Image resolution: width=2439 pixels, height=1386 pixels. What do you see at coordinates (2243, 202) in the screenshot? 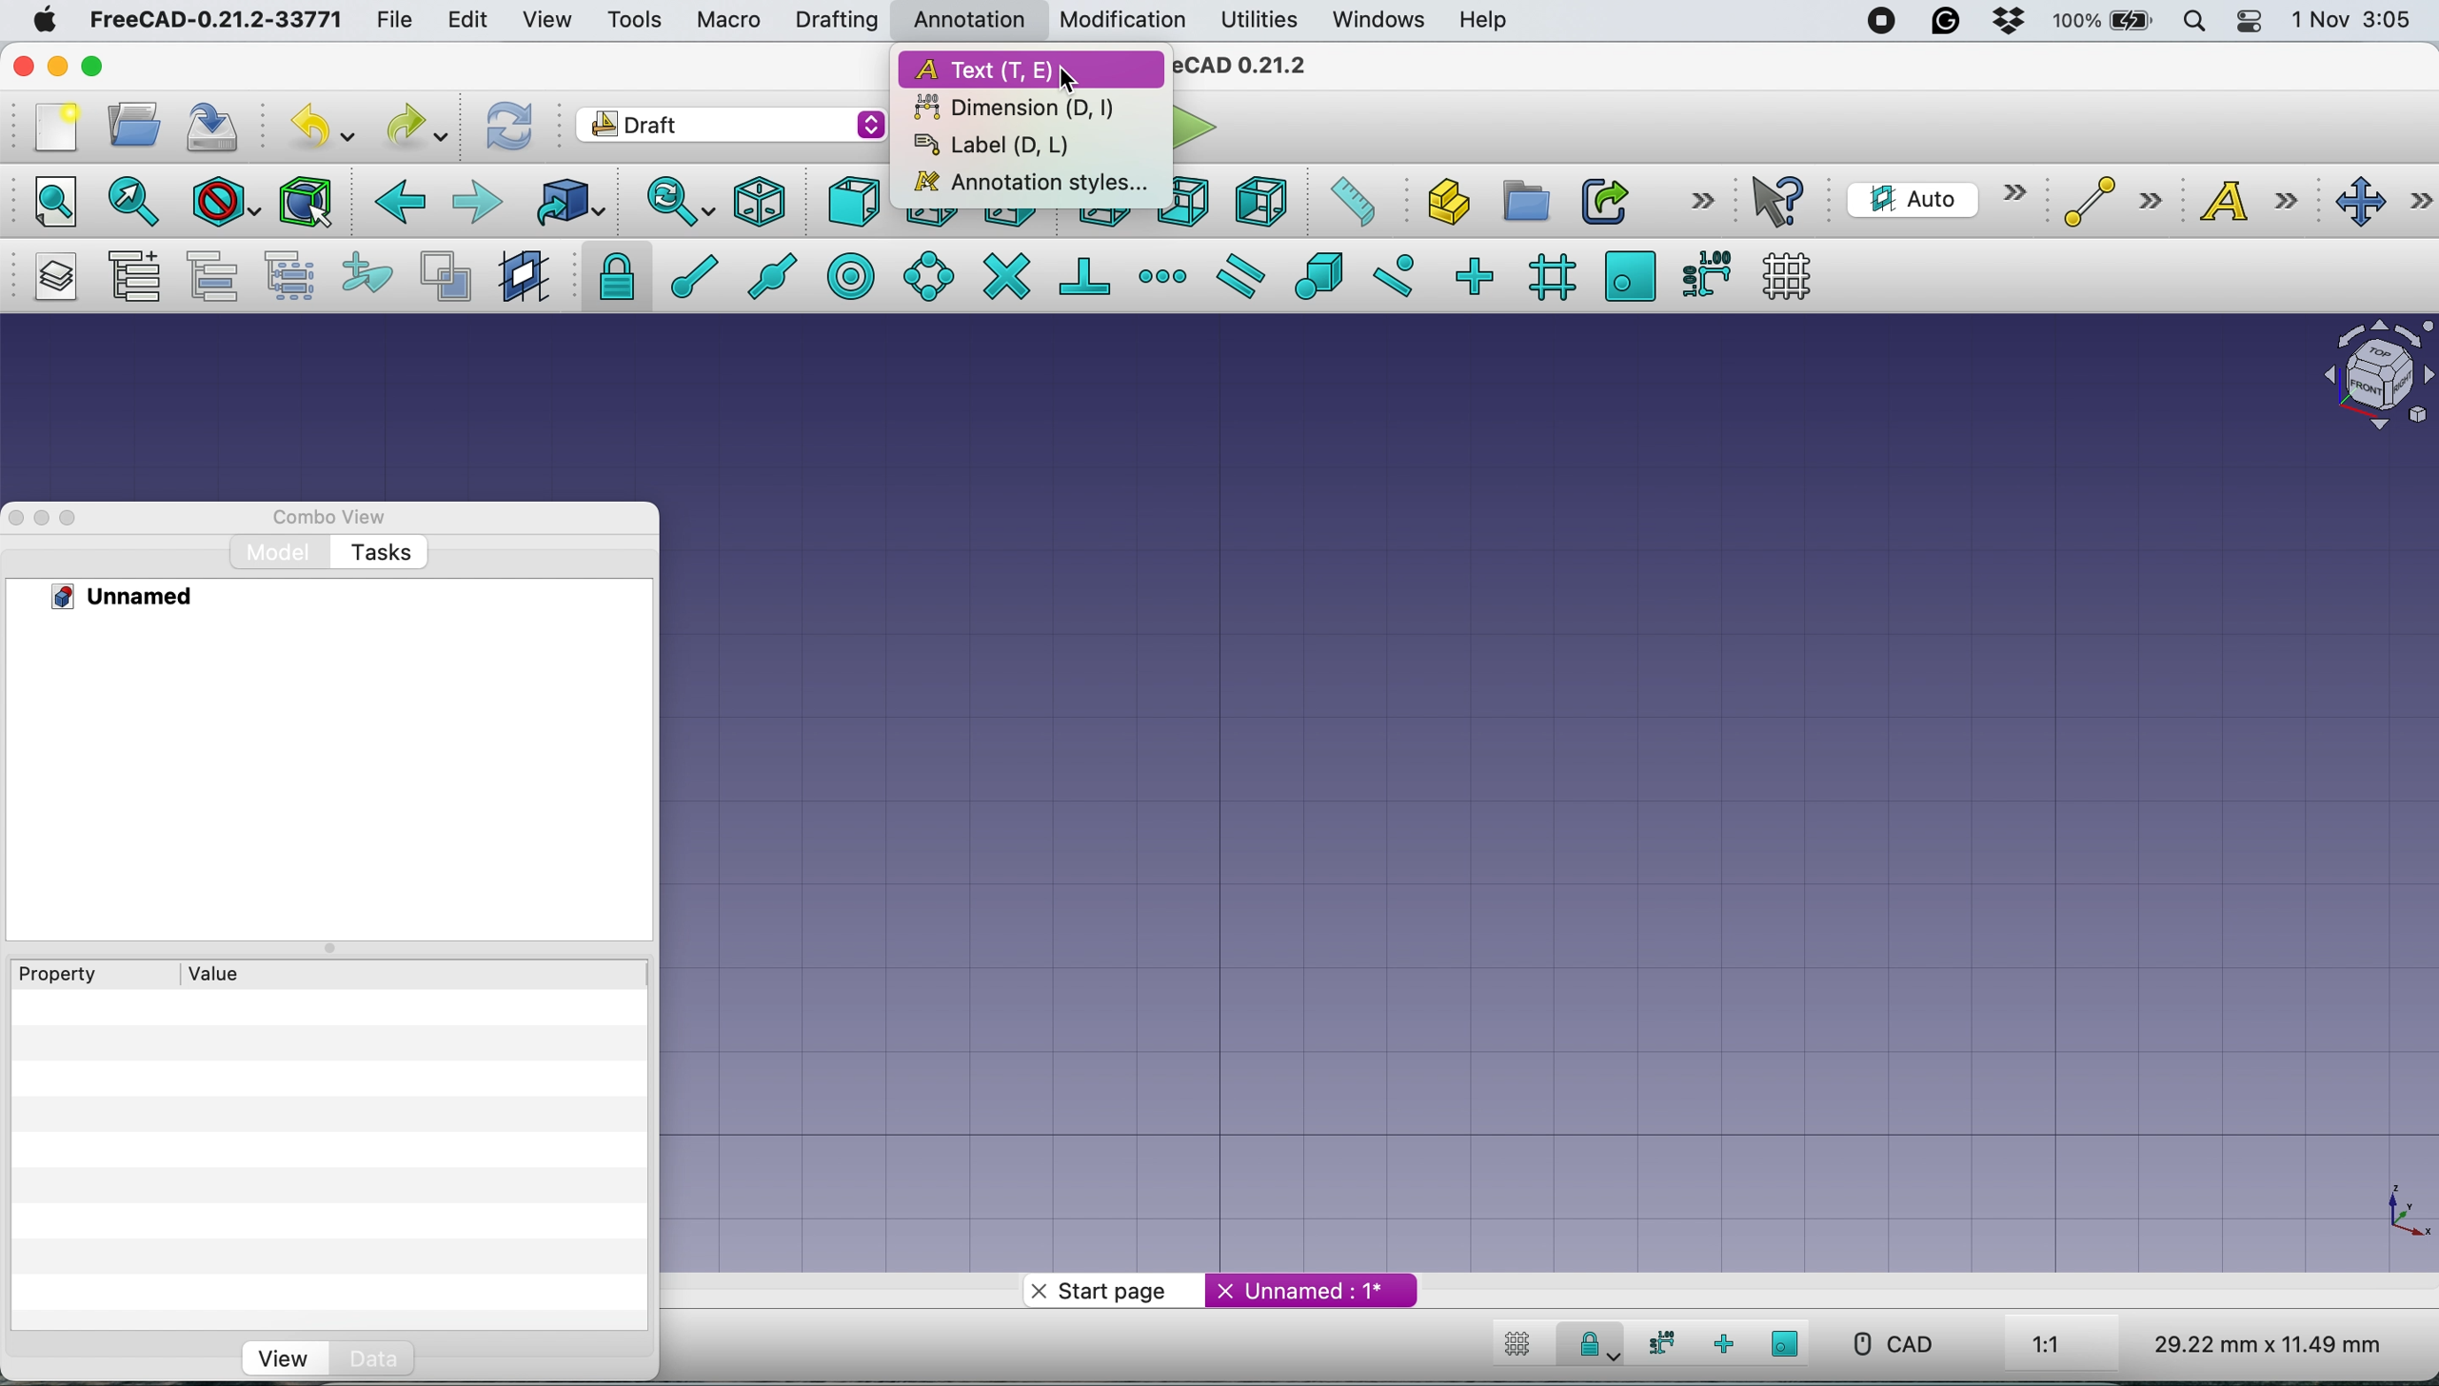
I see `text` at bounding box center [2243, 202].